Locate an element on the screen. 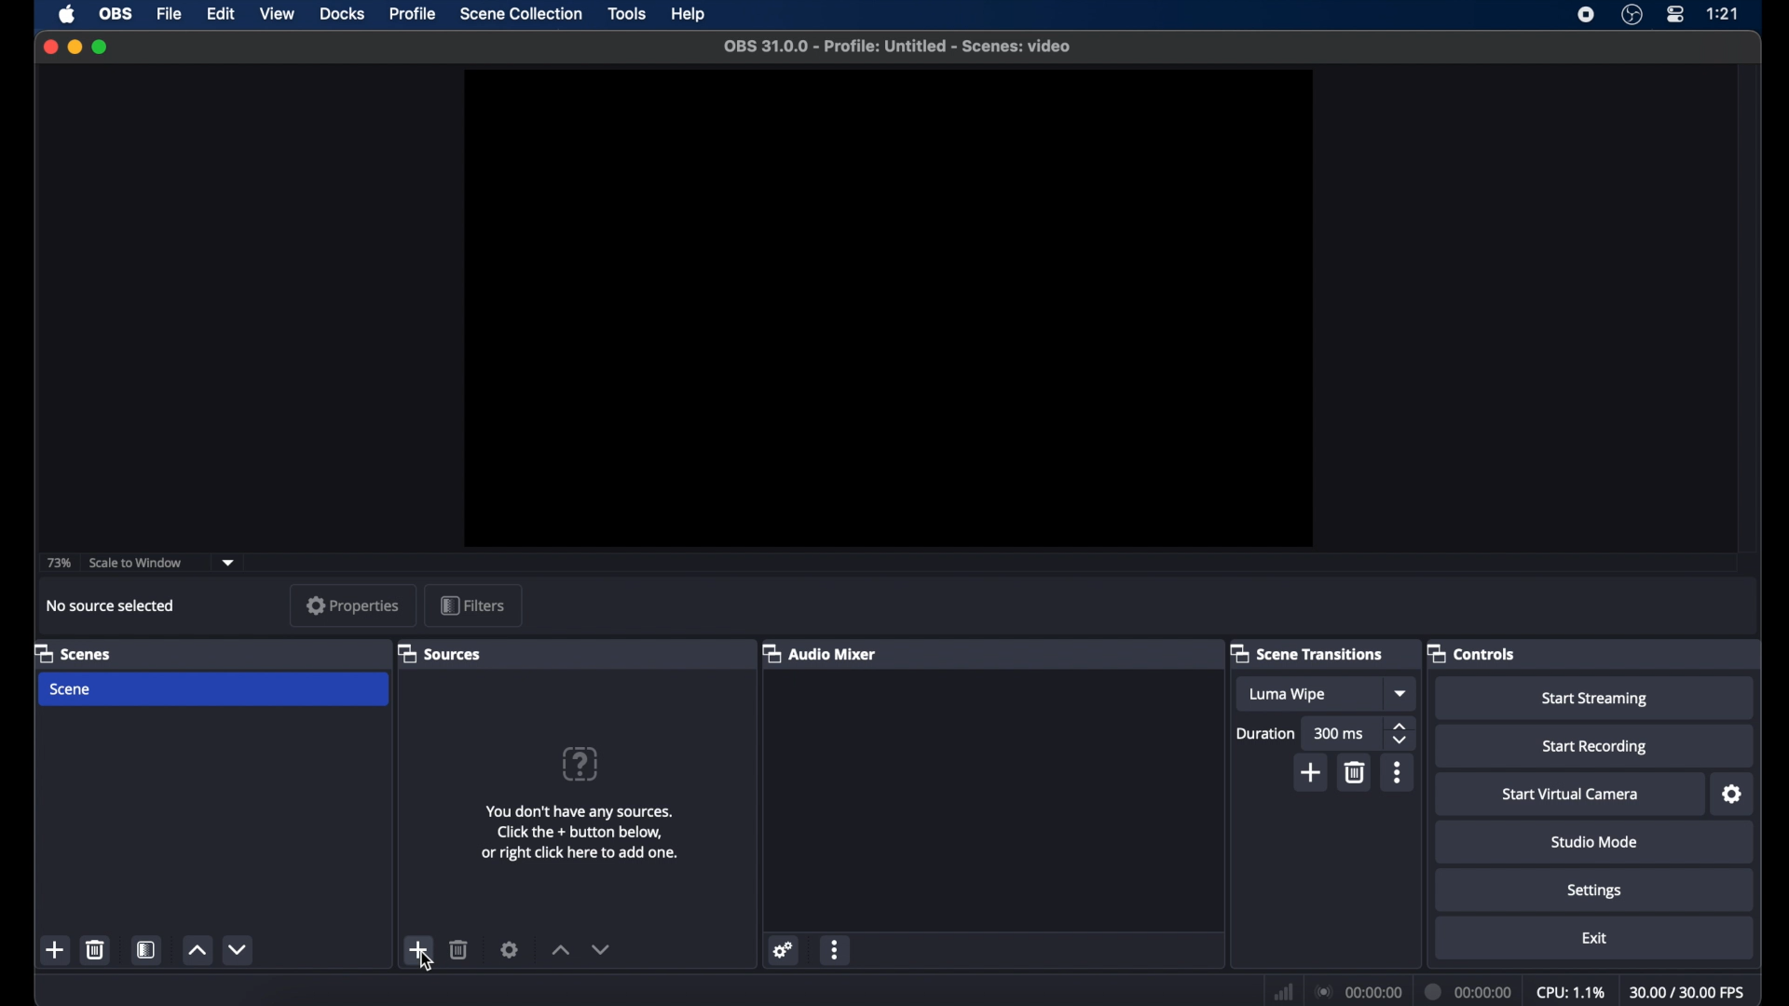  apple icon is located at coordinates (66, 14).